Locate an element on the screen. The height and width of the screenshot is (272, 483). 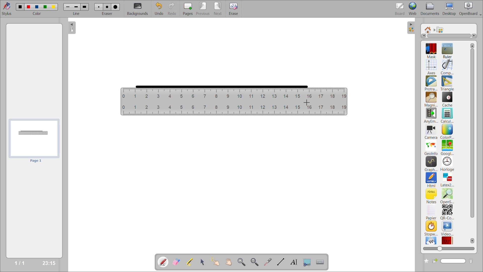
board is located at coordinates (401, 9).